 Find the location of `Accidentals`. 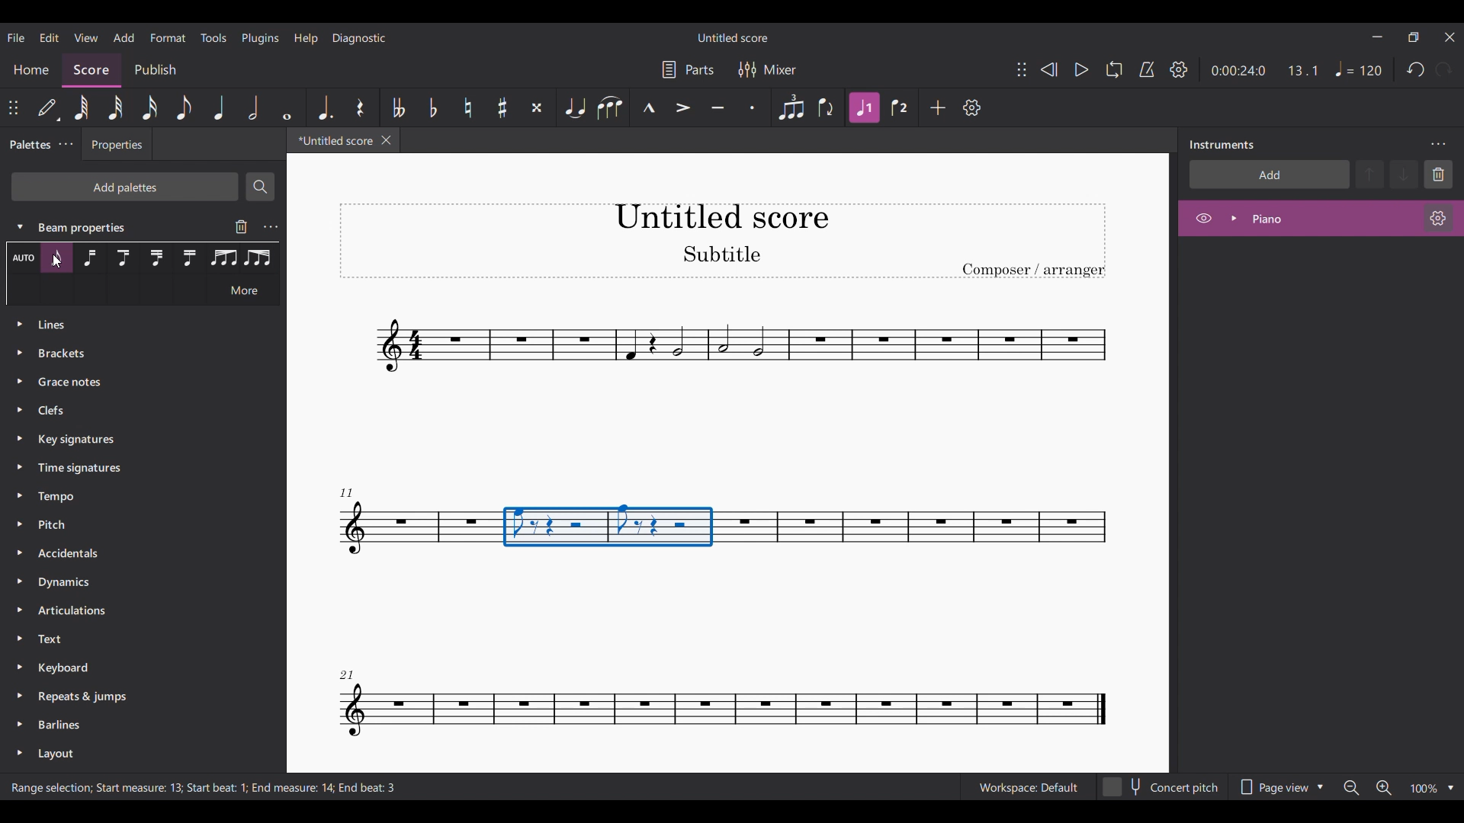

Accidentals is located at coordinates (127, 555).